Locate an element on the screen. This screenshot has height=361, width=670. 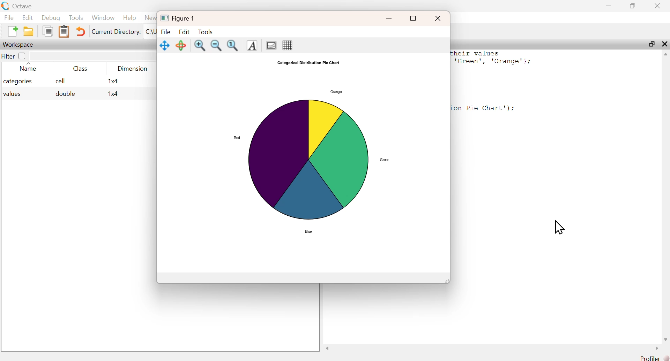
categories is located at coordinates (20, 82).